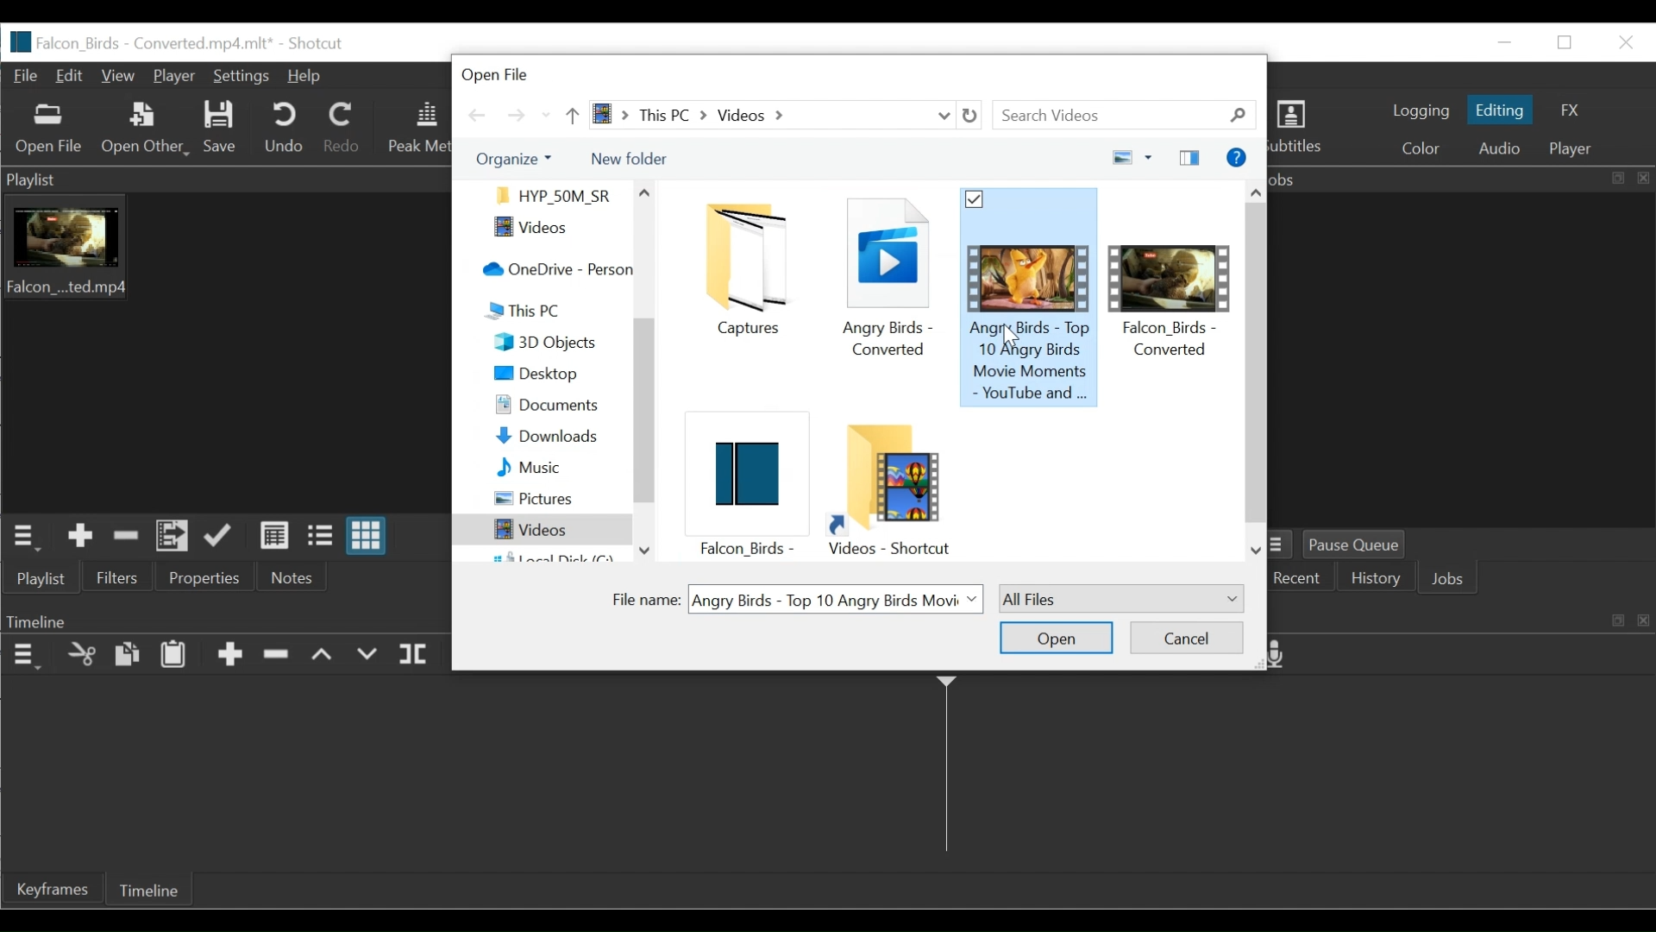 This screenshot has height=932, width=1656. I want to click on Settings, so click(241, 78).